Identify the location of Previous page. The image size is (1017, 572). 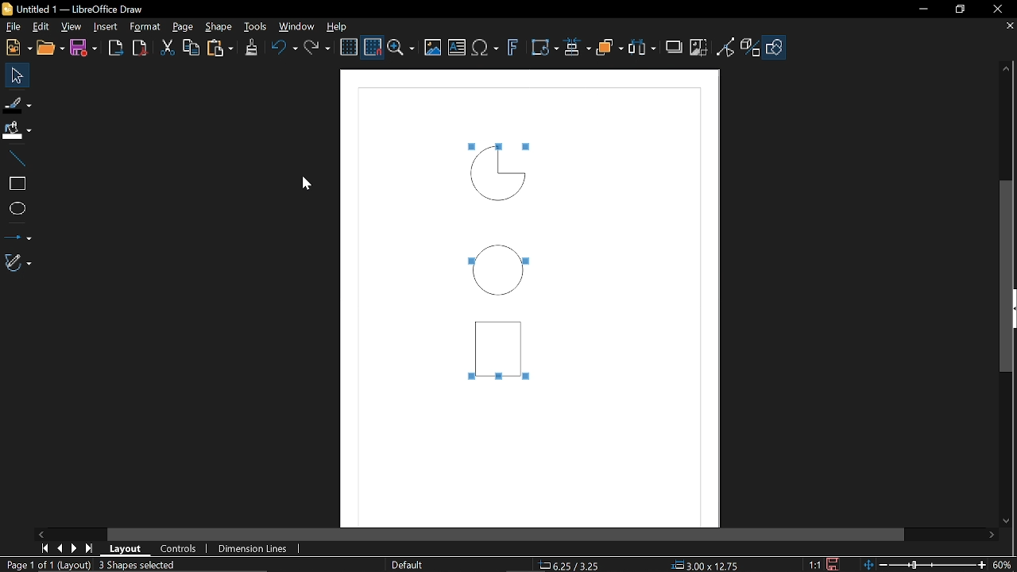
(60, 548).